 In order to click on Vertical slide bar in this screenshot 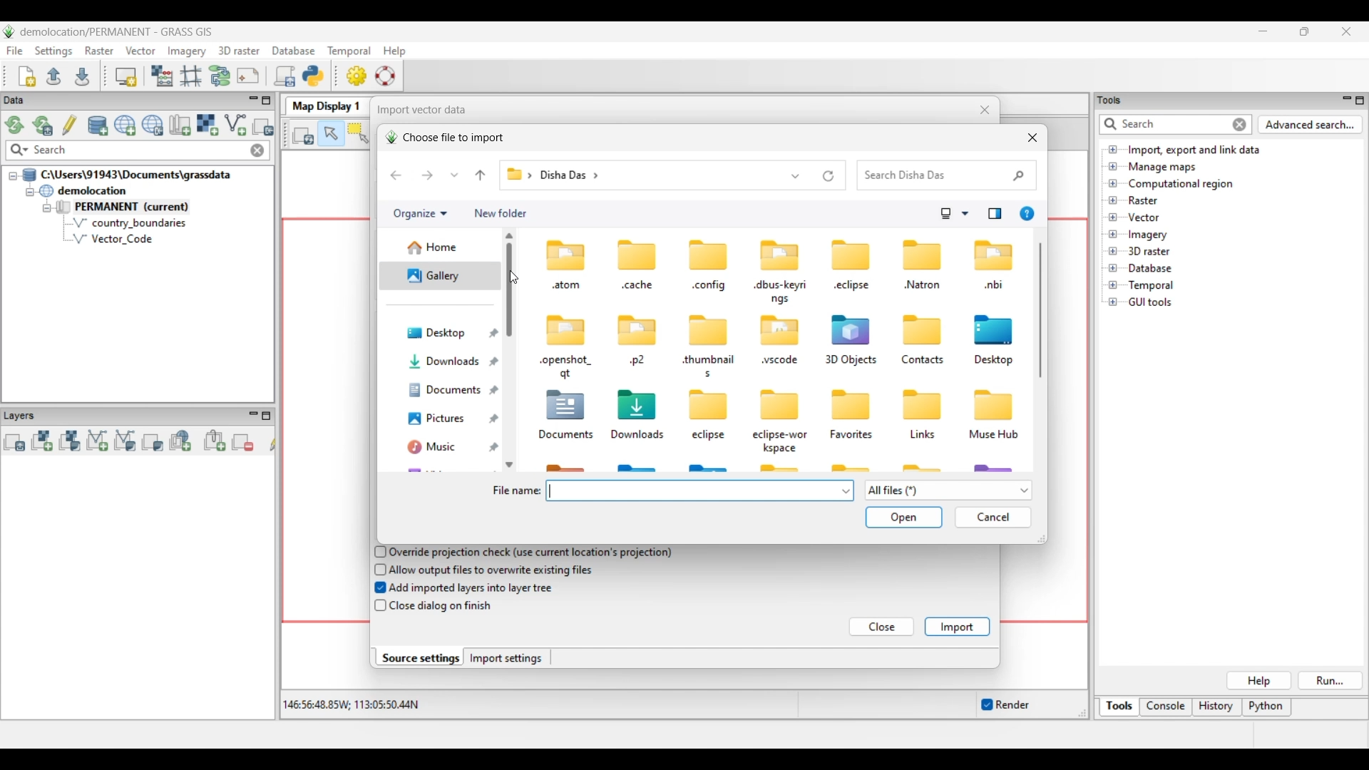, I will do `click(1040, 310)`.